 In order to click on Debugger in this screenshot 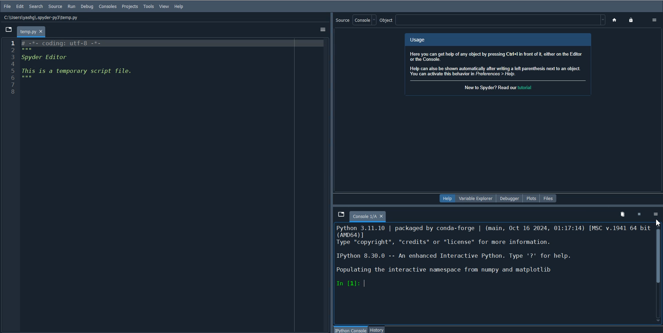, I will do `click(509, 198)`.